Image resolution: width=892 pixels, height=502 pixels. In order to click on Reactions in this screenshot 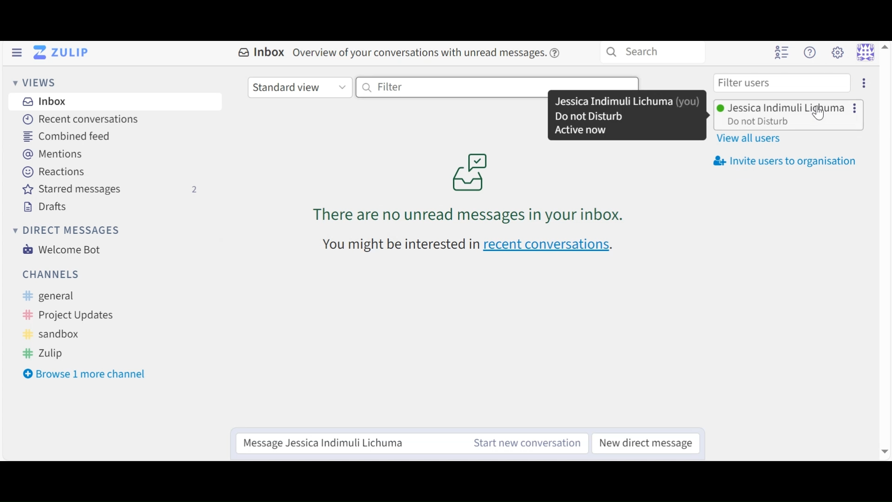, I will do `click(53, 172)`.